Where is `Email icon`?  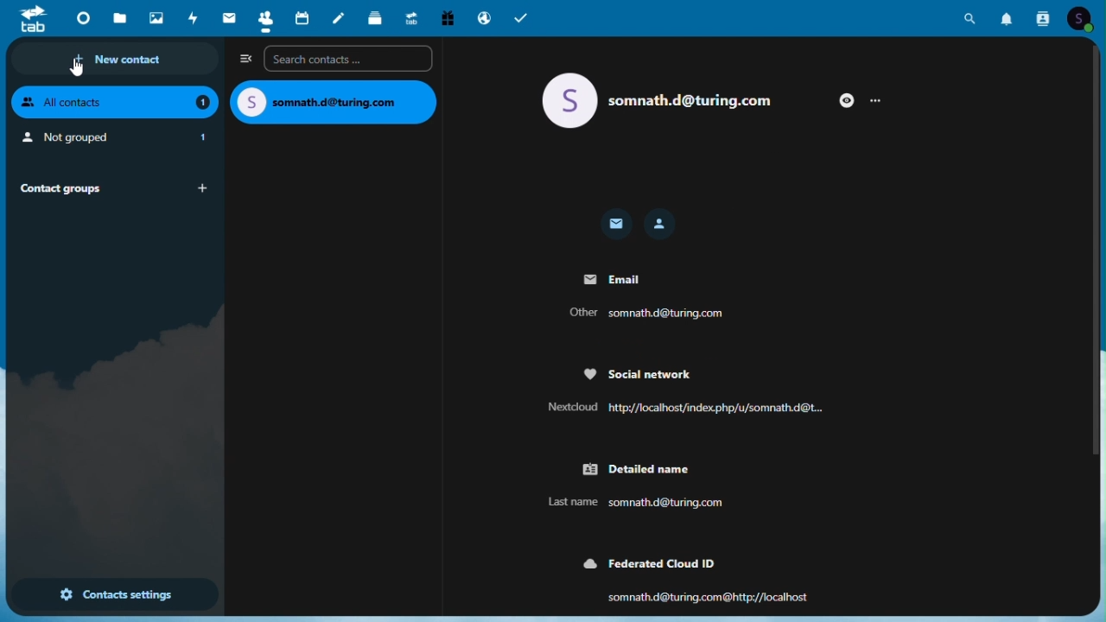 Email icon is located at coordinates (618, 224).